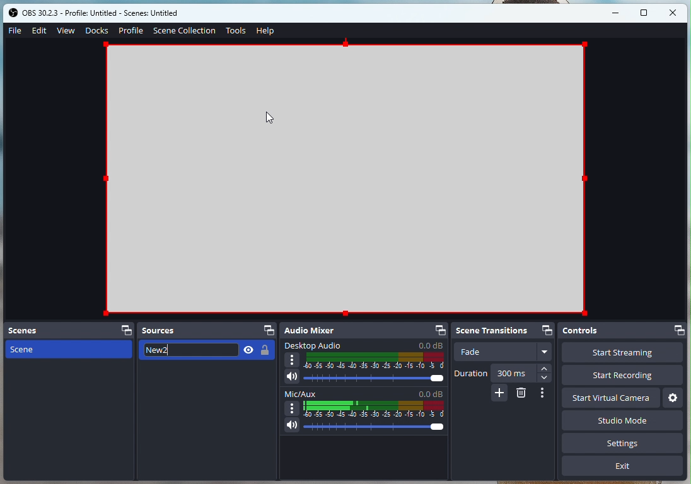  What do you see at coordinates (265, 32) in the screenshot?
I see `Help` at bounding box center [265, 32].